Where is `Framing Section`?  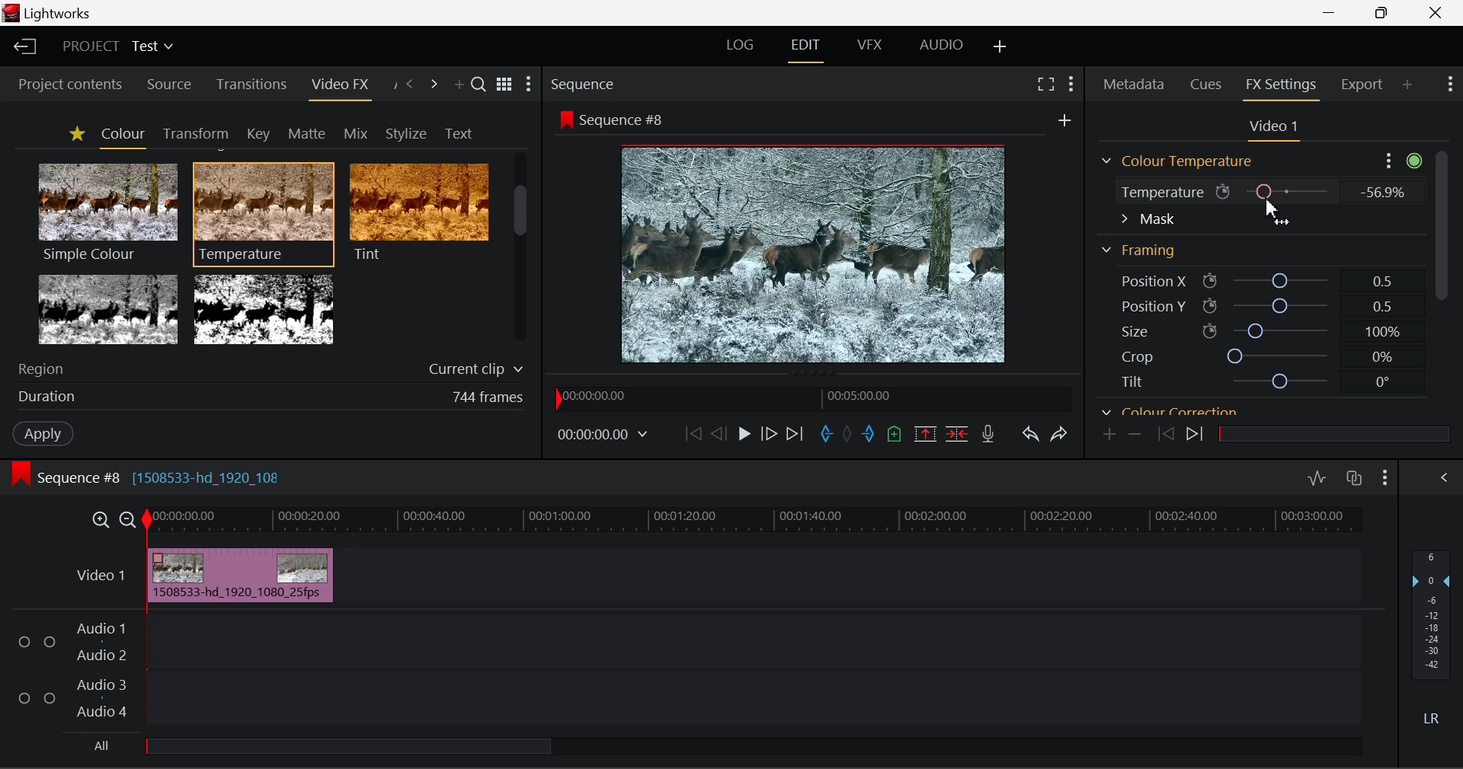 Framing Section is located at coordinates (1143, 247).